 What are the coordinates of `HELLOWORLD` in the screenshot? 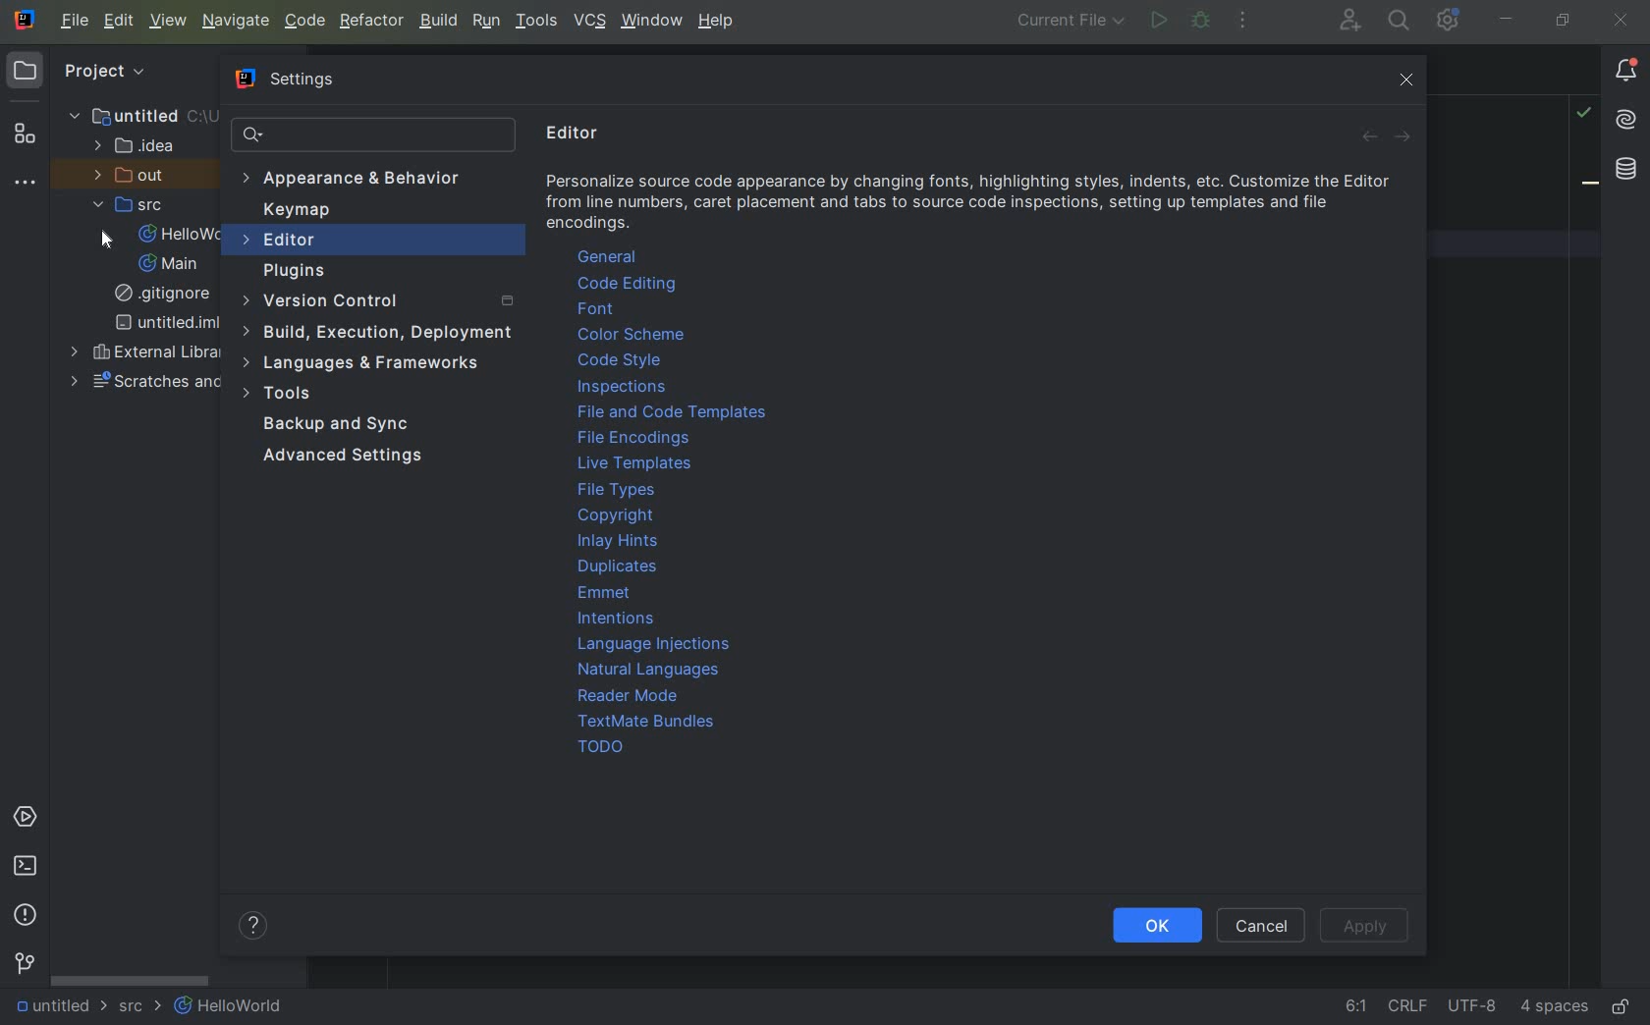 It's located at (227, 1005).